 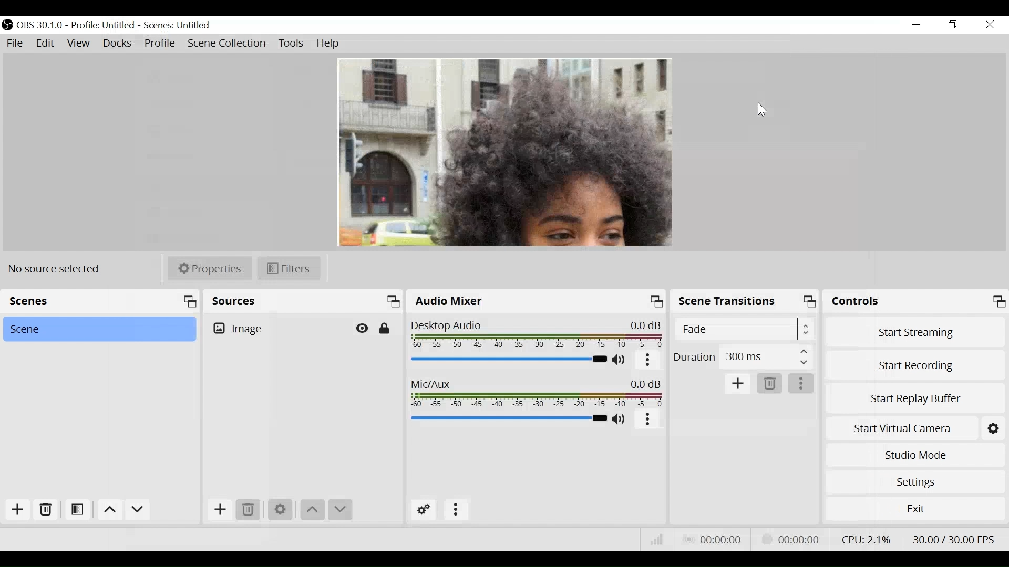 I want to click on Delete, so click(x=46, y=511).